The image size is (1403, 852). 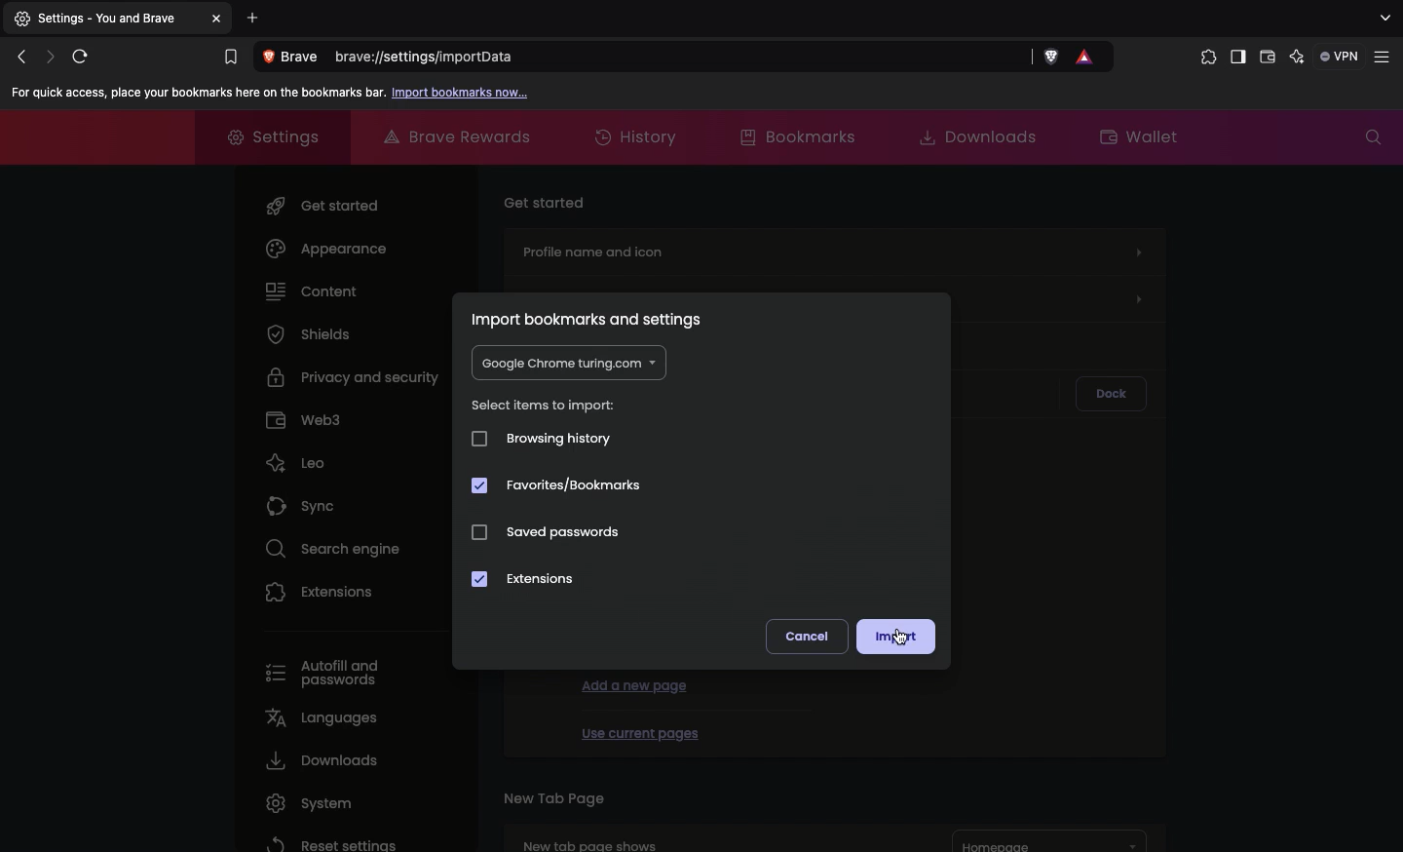 What do you see at coordinates (1268, 59) in the screenshot?
I see `Wallet` at bounding box center [1268, 59].